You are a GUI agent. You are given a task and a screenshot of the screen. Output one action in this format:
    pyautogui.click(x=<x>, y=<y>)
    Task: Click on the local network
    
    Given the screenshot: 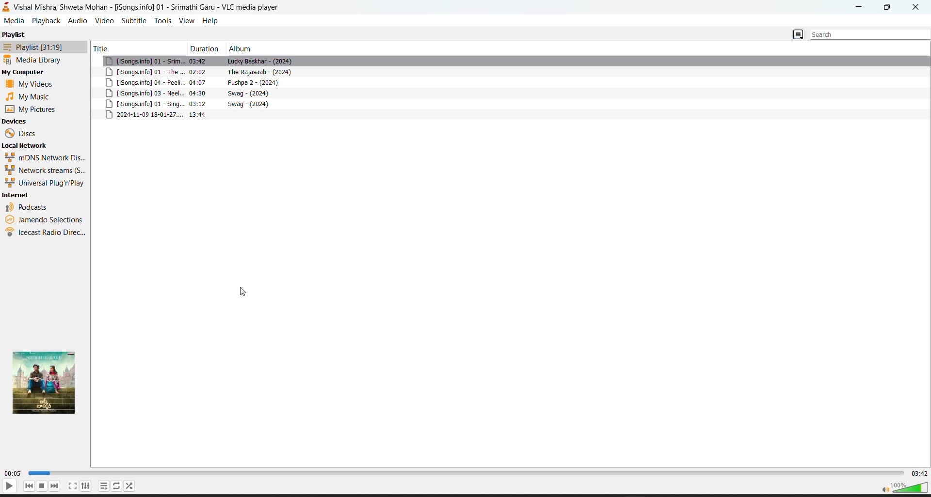 What is the action you would take?
    pyautogui.click(x=29, y=146)
    